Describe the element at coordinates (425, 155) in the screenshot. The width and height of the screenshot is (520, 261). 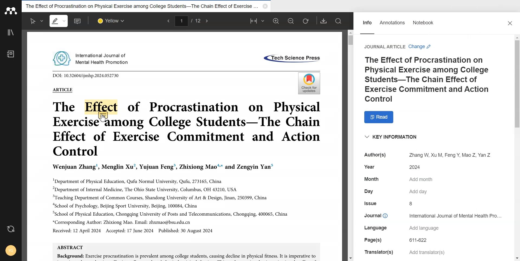
I see `Author(s) Zhang W, Xu M, Feng Y, Mao Z, Yan Z` at that location.